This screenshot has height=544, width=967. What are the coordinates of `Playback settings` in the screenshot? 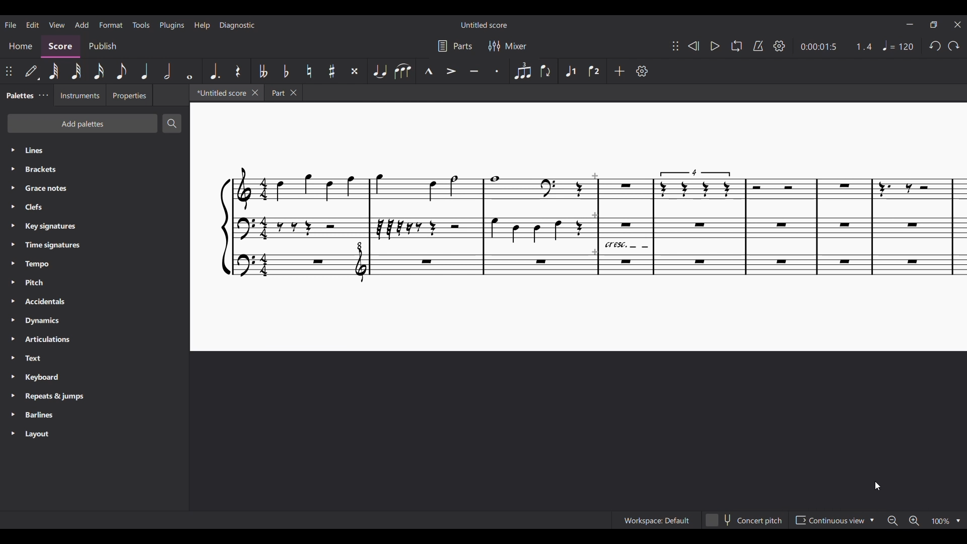 It's located at (779, 46).